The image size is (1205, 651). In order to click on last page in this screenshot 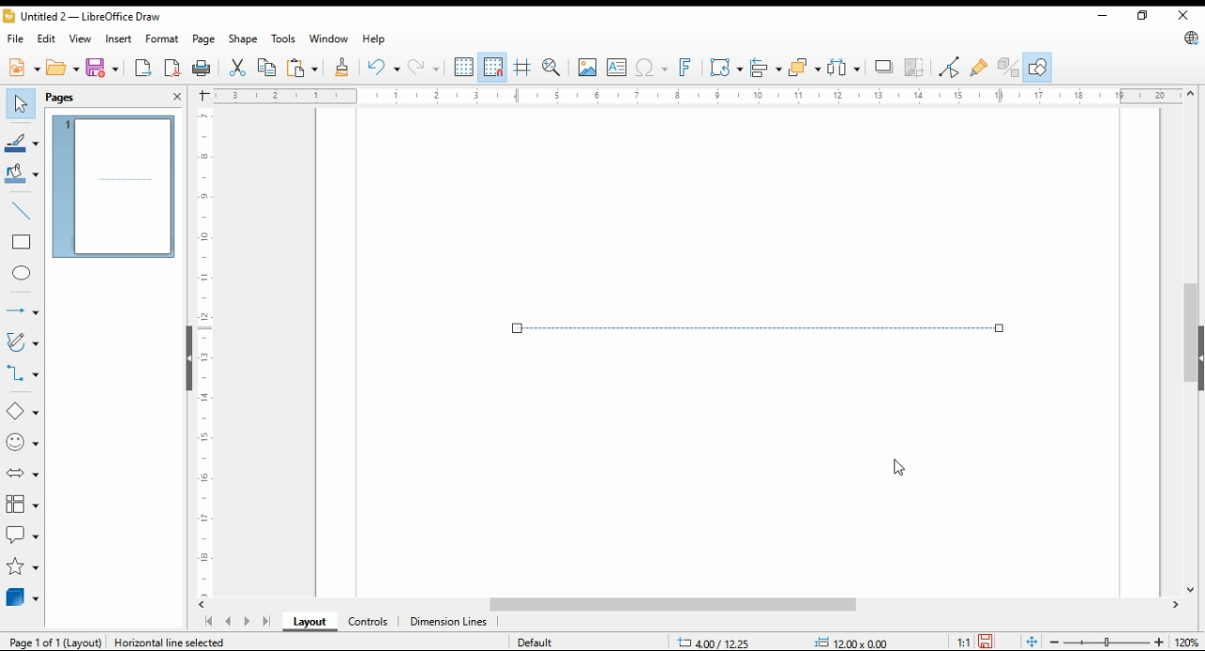, I will do `click(265, 623)`.